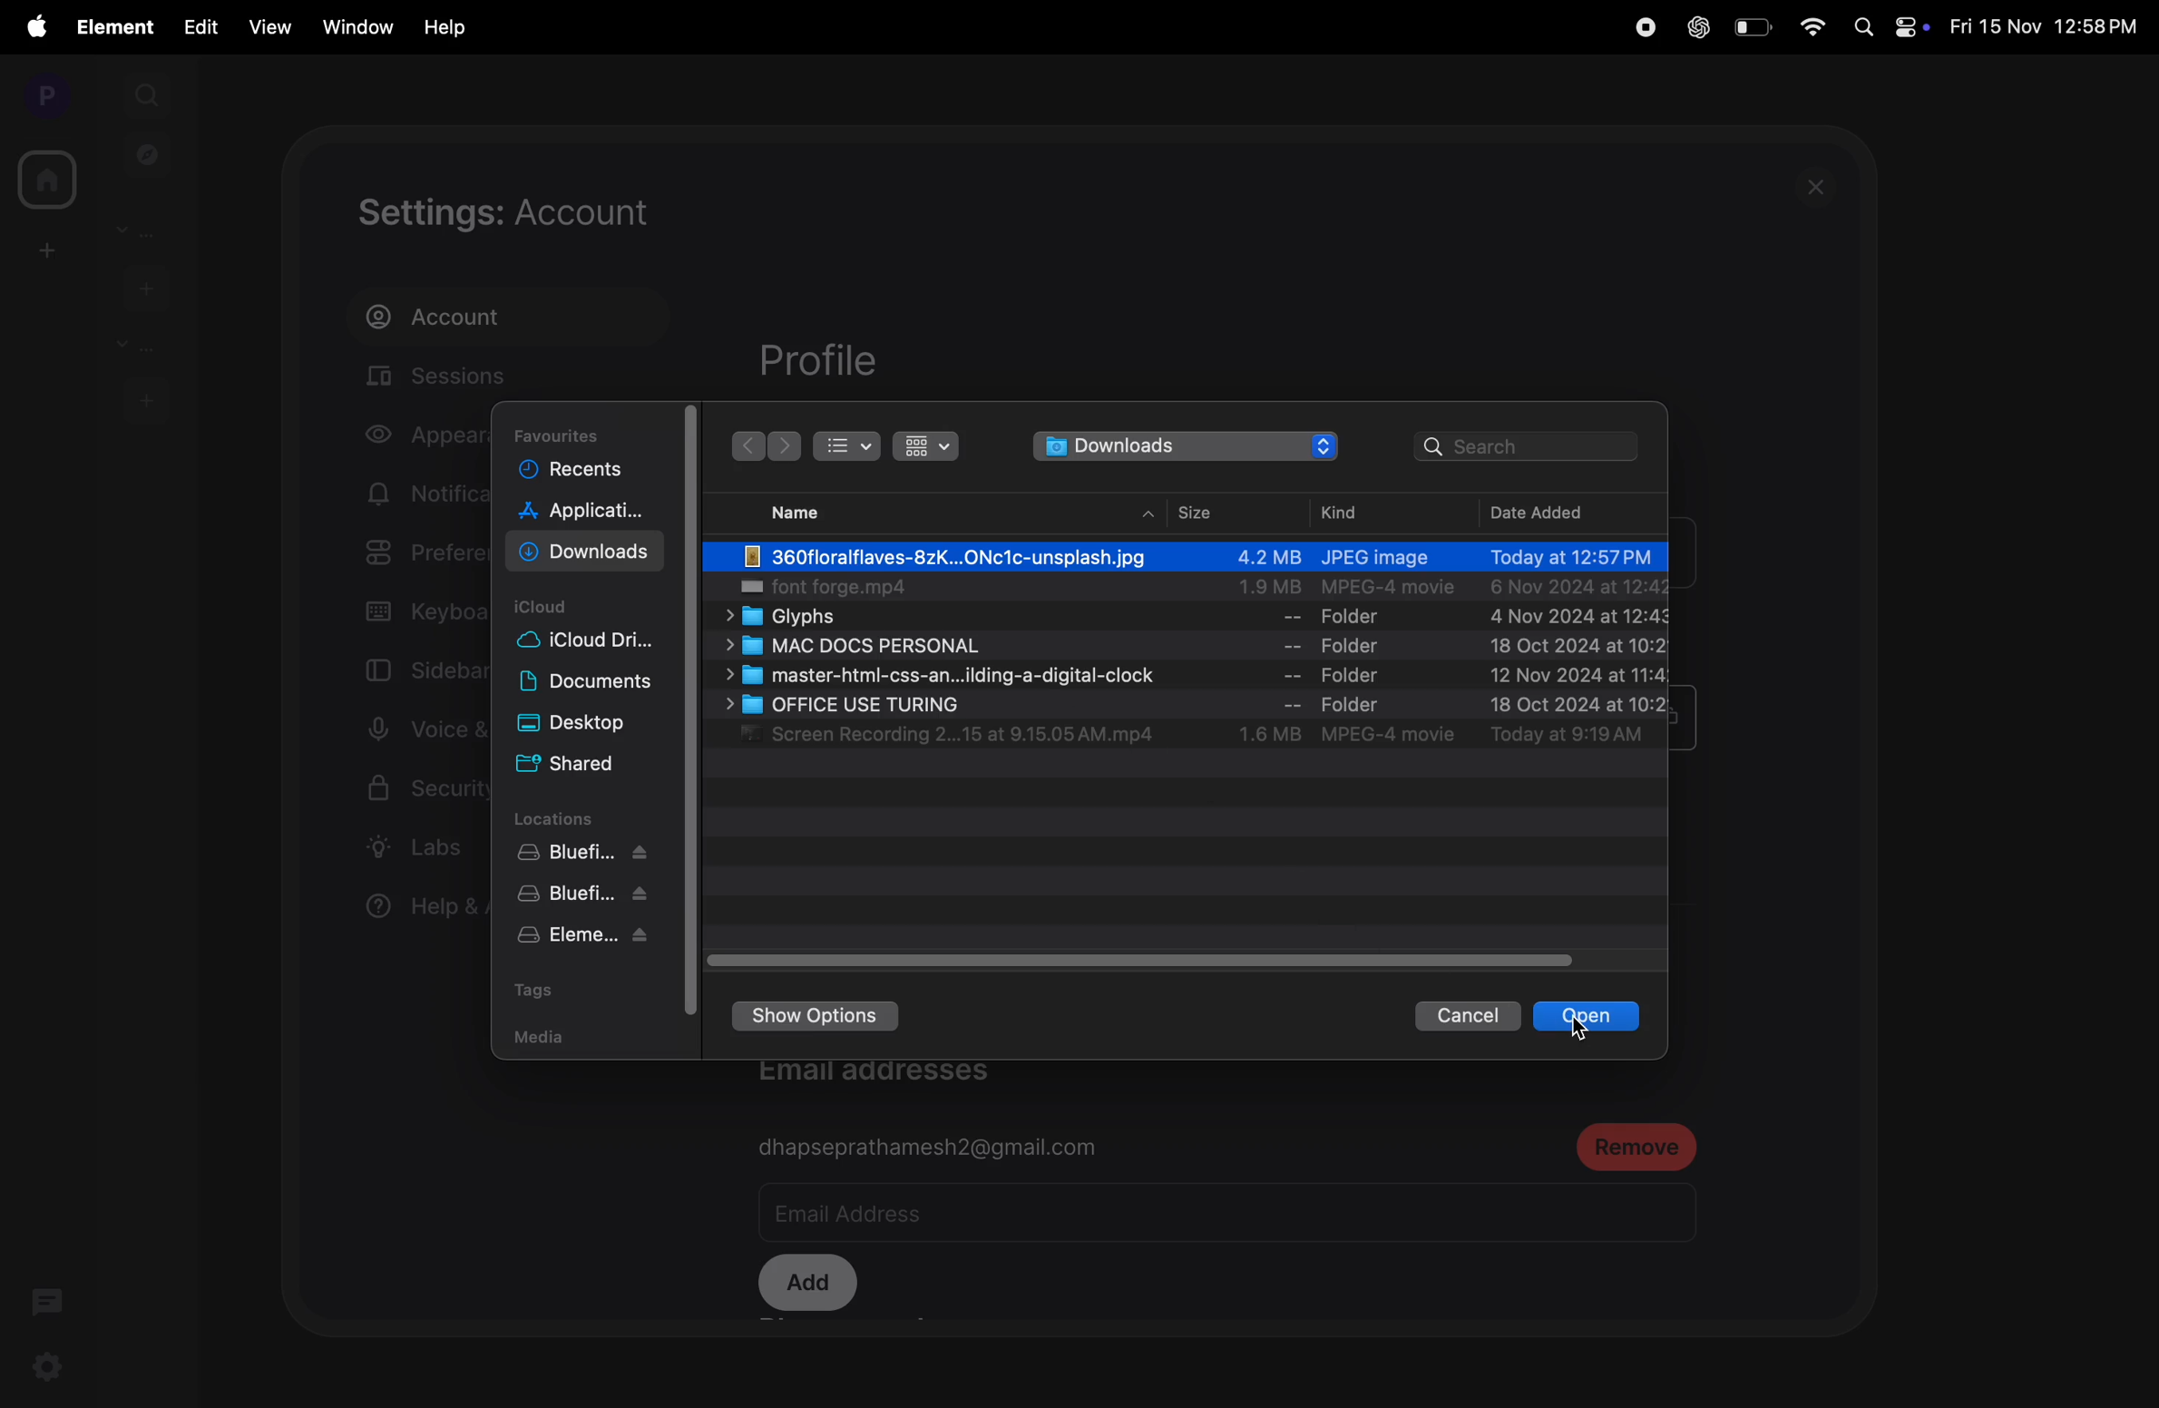 This screenshot has height=1408, width=2159. What do you see at coordinates (149, 93) in the screenshot?
I see `search1` at bounding box center [149, 93].